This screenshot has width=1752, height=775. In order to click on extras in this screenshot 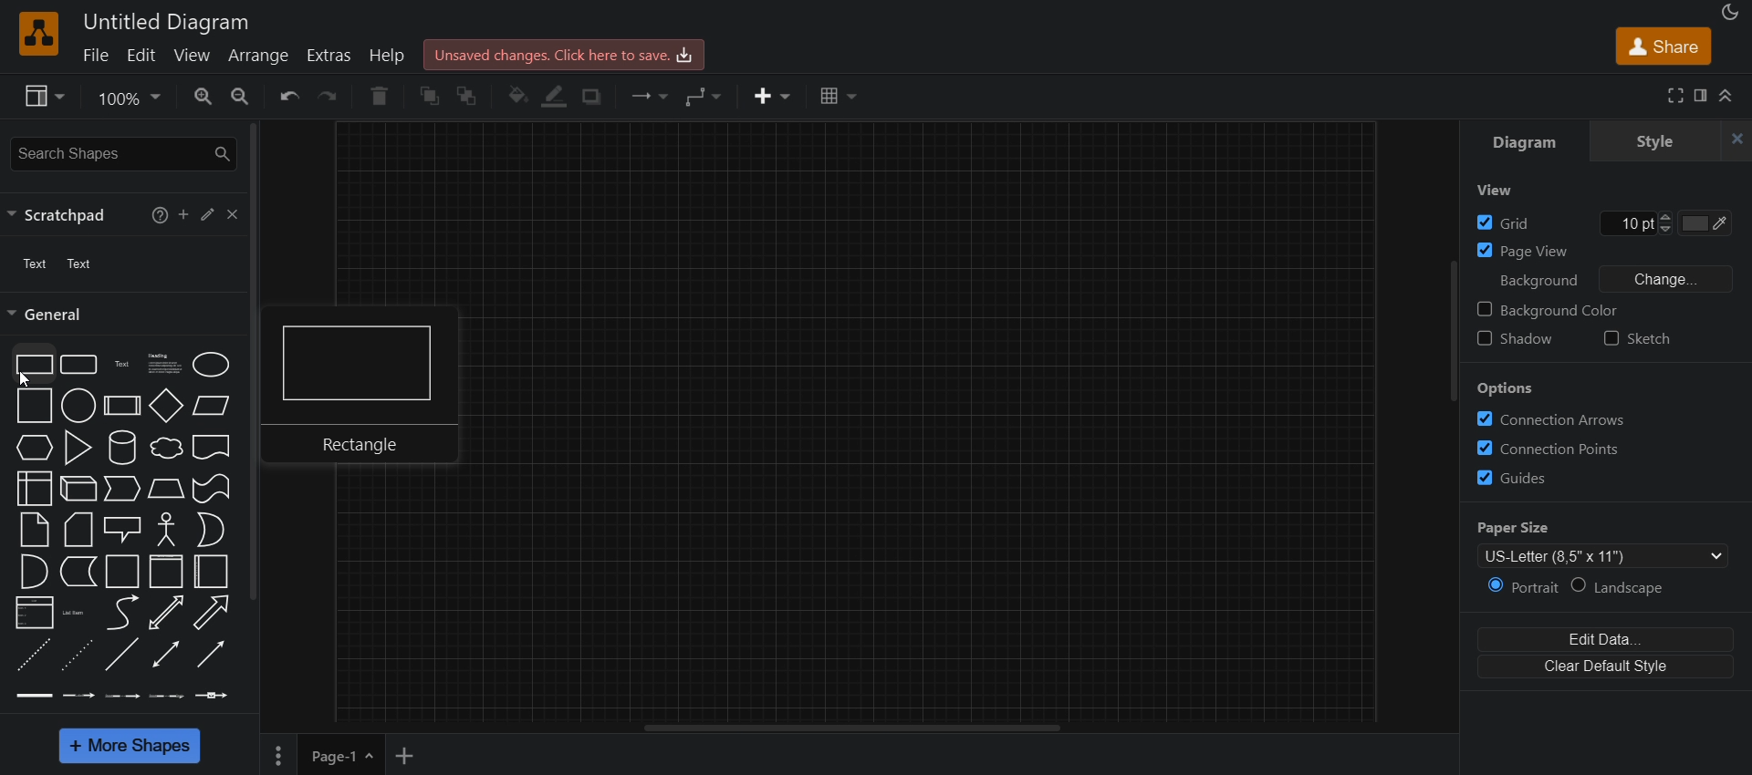, I will do `click(329, 57)`.